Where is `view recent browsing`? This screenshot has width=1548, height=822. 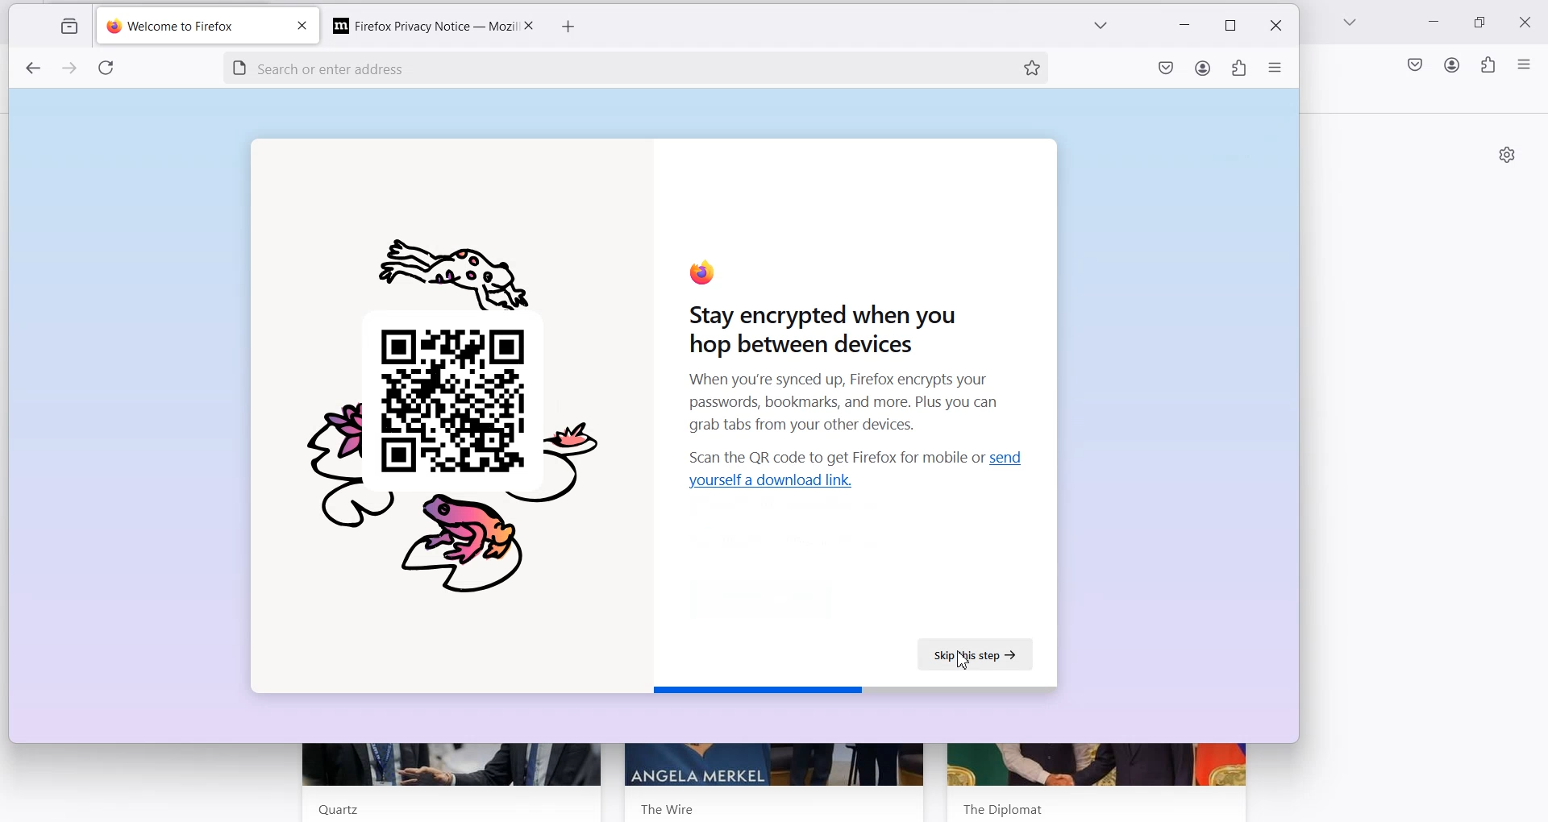
view recent browsing is located at coordinates (67, 27).